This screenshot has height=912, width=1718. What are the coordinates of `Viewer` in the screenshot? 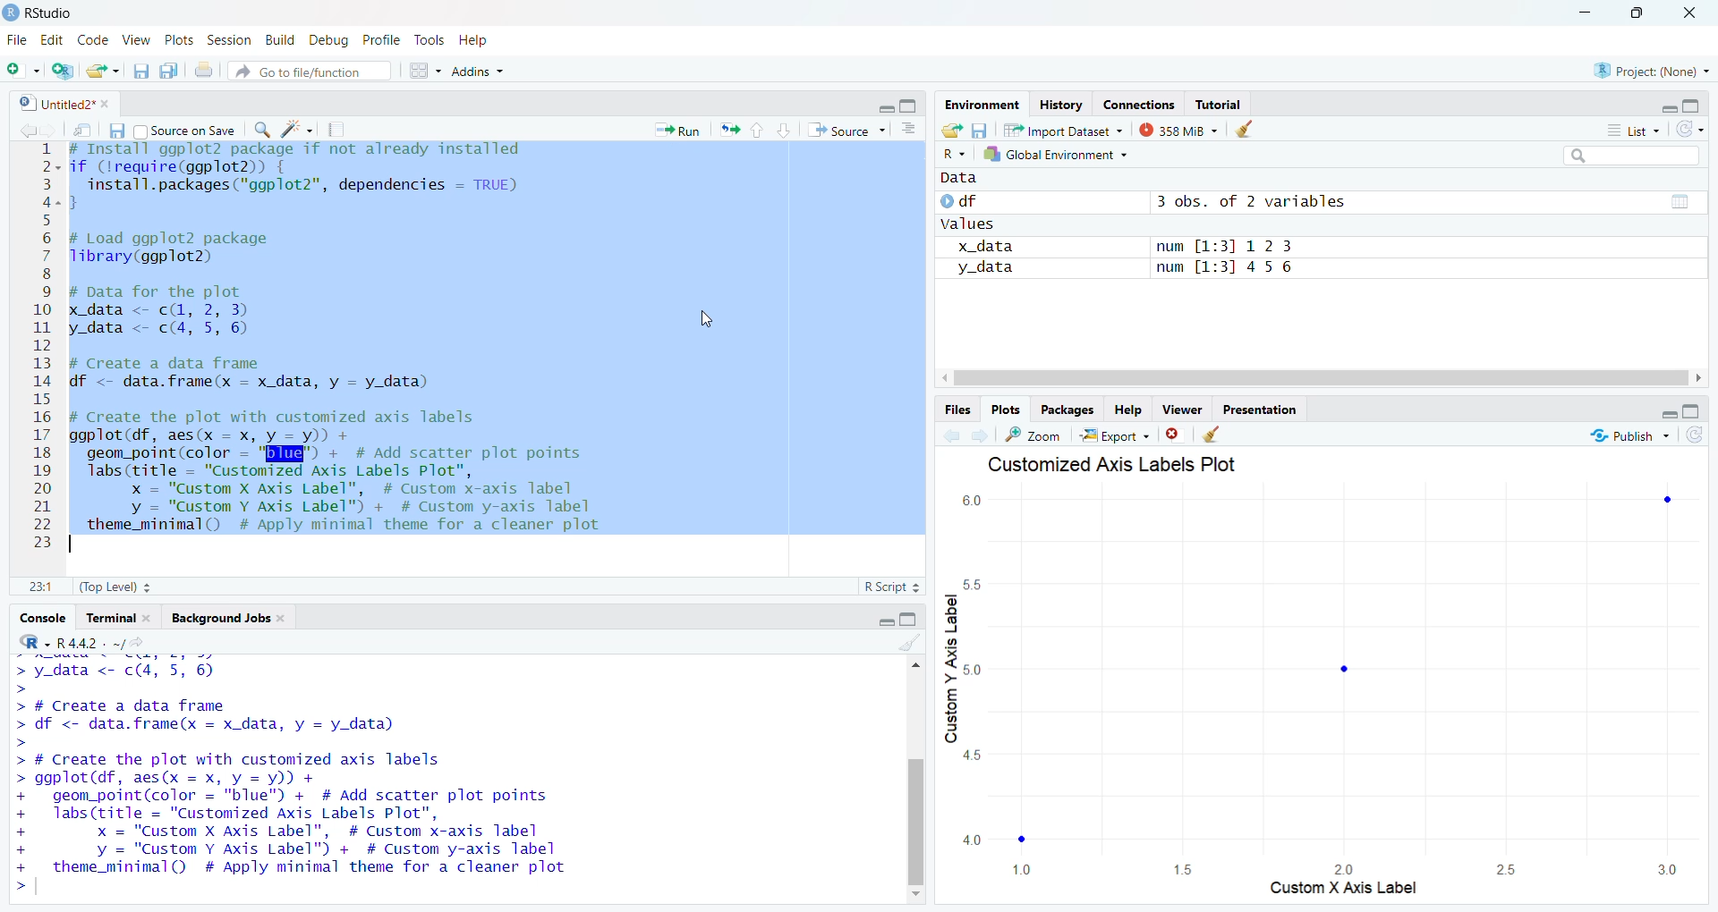 It's located at (1179, 410).